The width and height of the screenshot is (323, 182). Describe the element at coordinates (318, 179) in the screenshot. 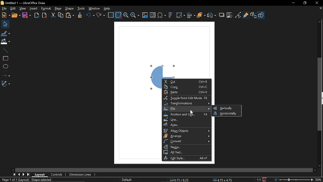

I see `50% (current zoom level)` at that location.